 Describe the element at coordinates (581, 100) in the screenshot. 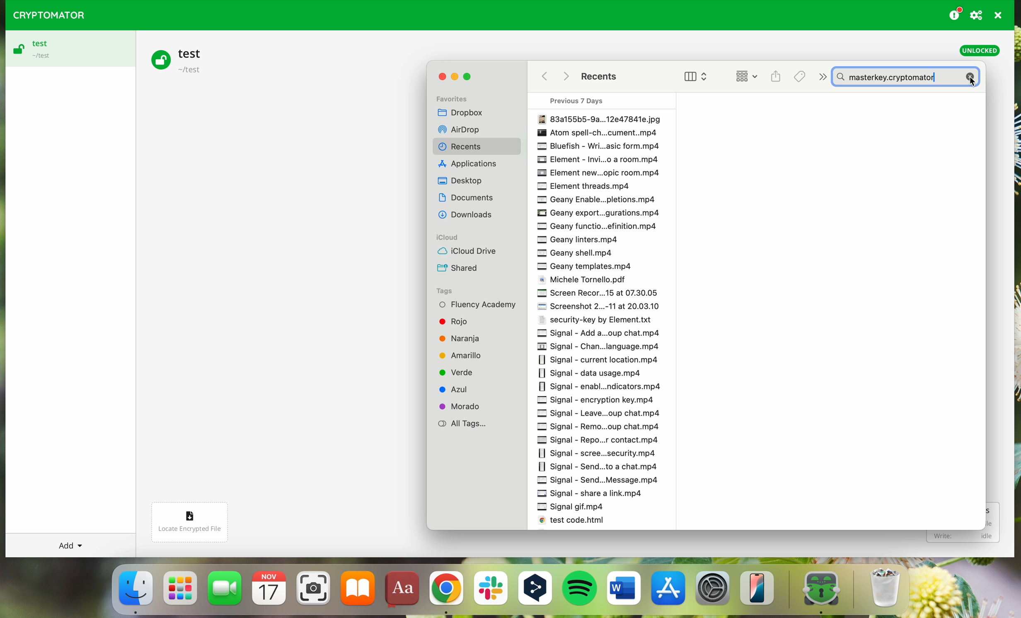

I see `Previous 7 days` at that location.